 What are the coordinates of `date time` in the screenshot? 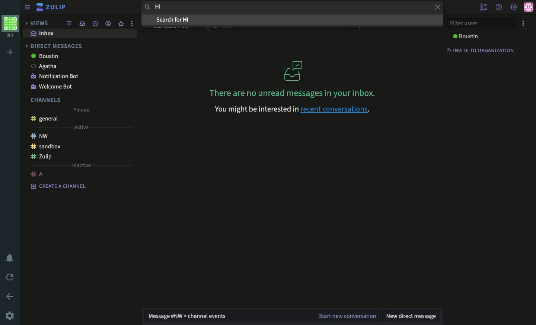 It's located at (95, 23).